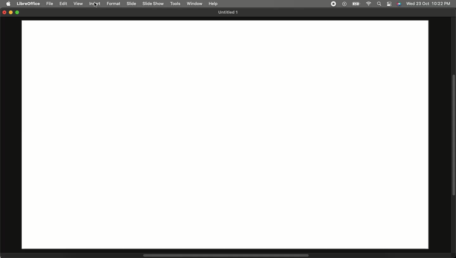 The height and width of the screenshot is (258, 456). Describe the element at coordinates (344, 4) in the screenshot. I see `Video player` at that location.